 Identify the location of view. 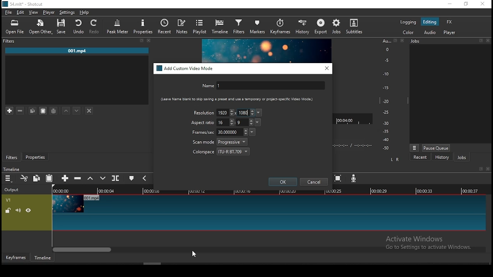
(34, 13).